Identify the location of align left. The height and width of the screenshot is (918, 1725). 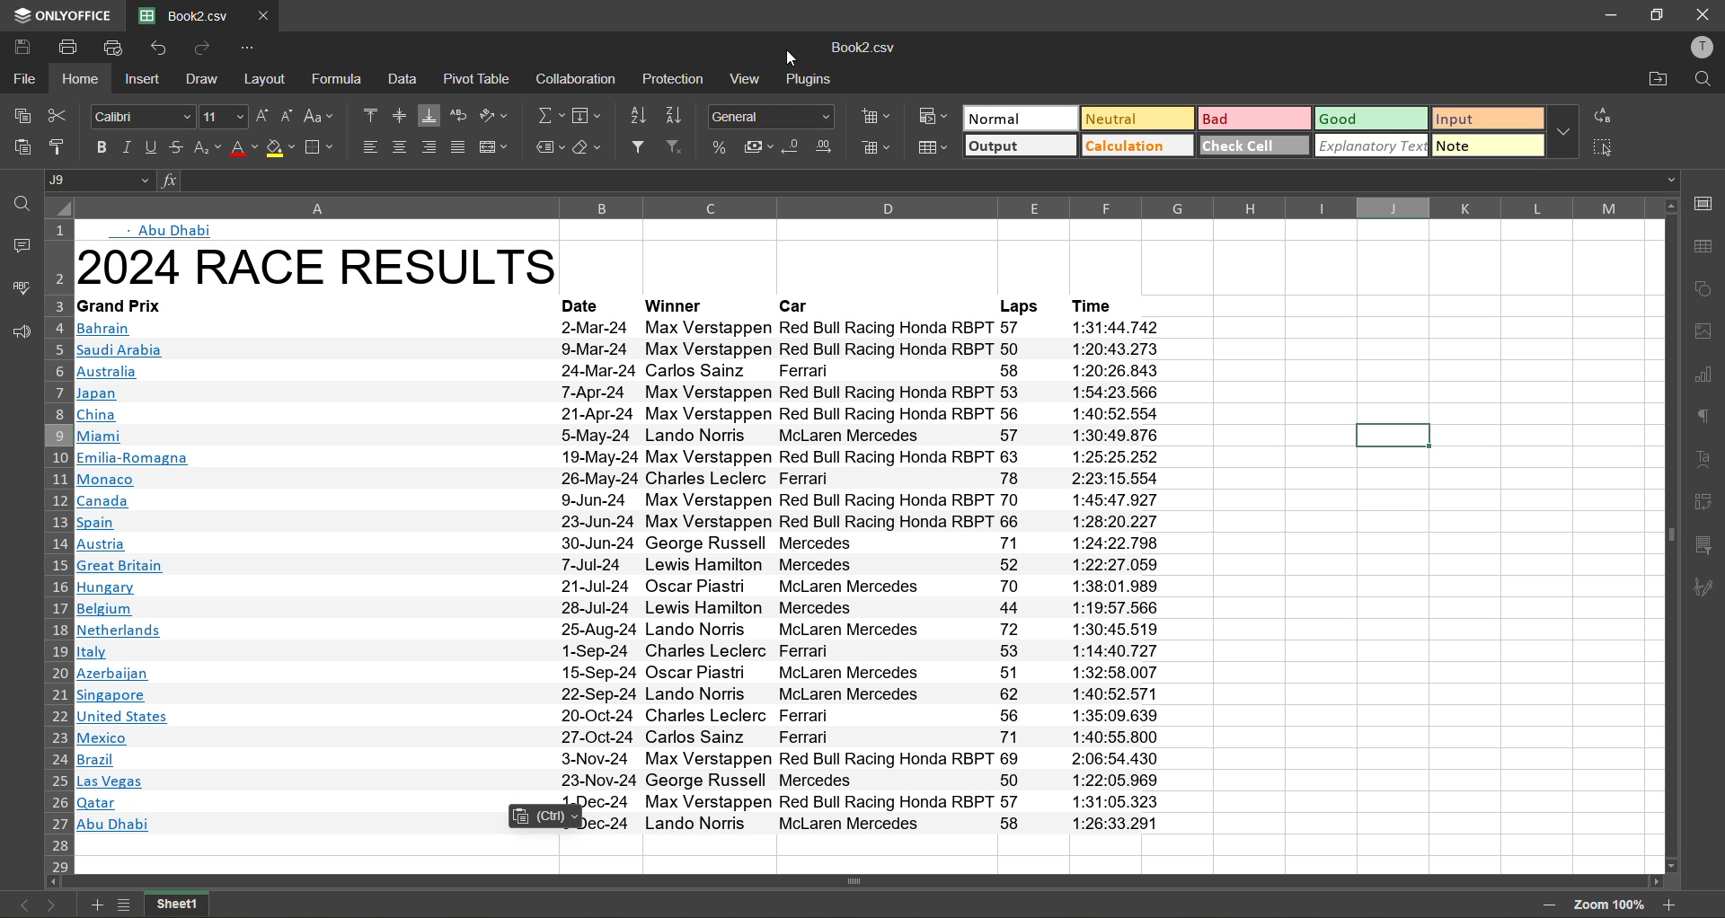
(368, 146).